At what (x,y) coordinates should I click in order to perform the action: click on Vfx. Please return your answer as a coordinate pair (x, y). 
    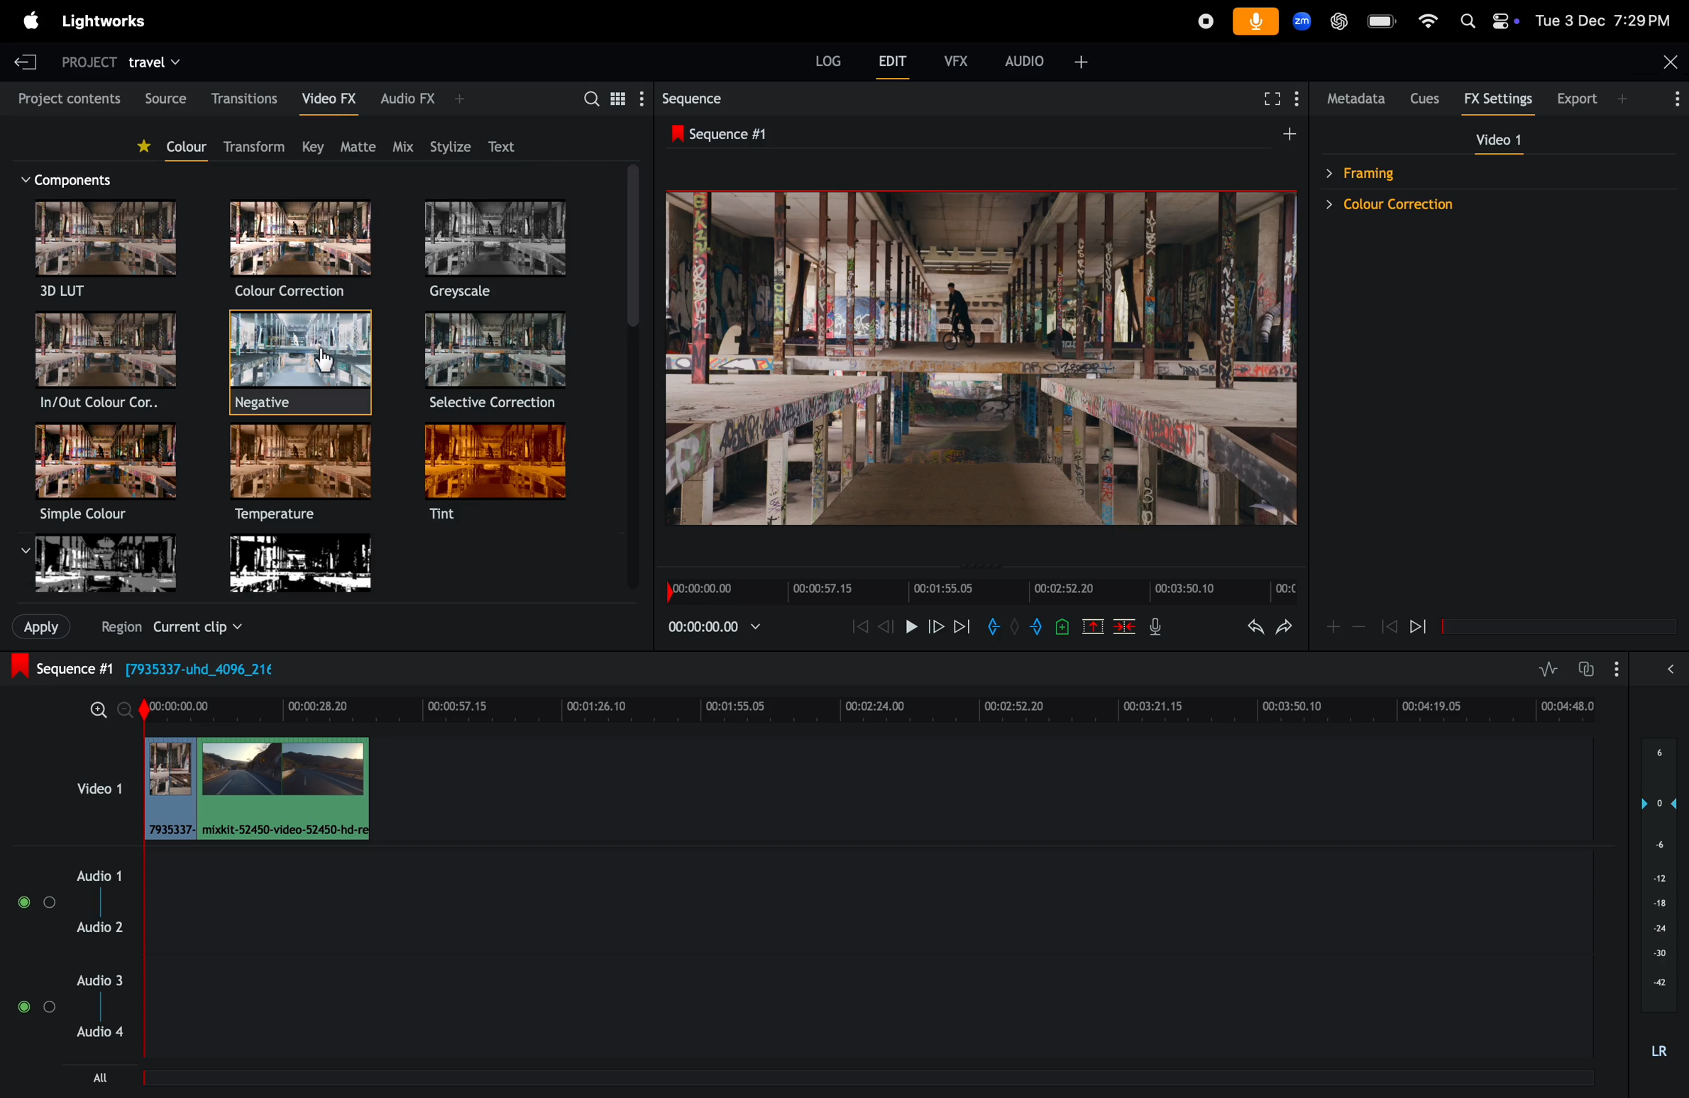
    Looking at the image, I should click on (952, 59).